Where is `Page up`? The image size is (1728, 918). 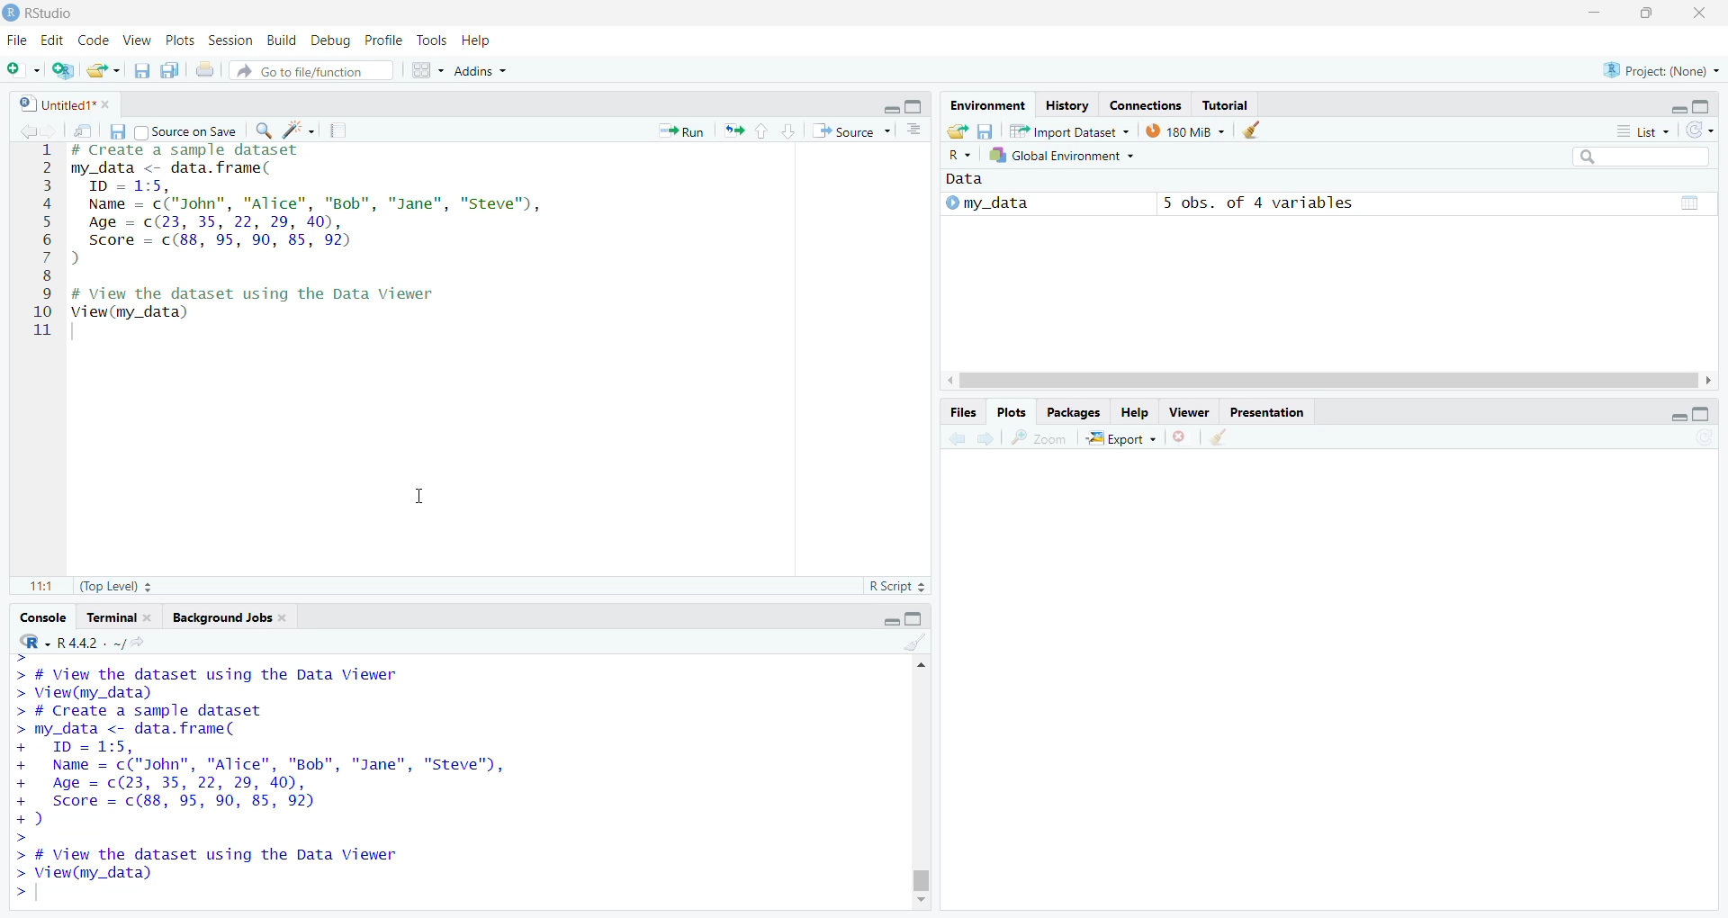 Page up is located at coordinates (762, 131).